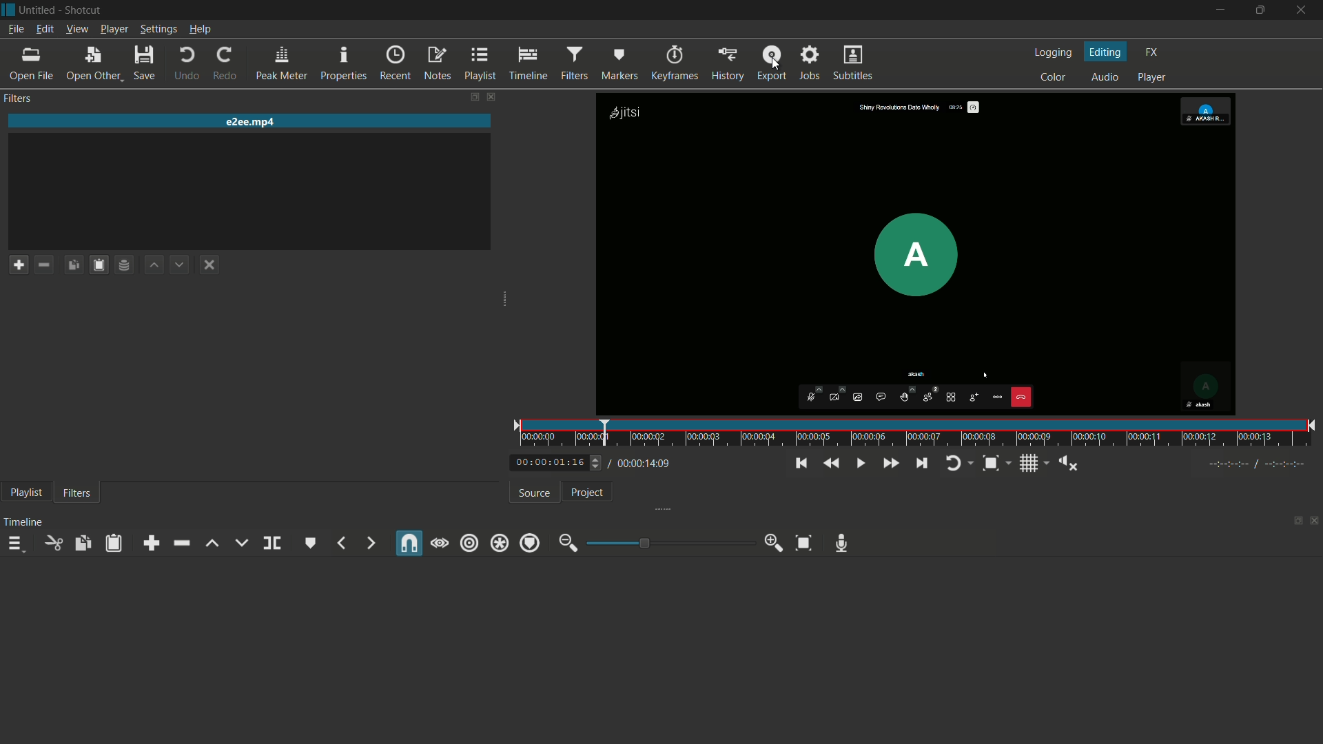 The width and height of the screenshot is (1323, 744). Describe the element at coordinates (76, 492) in the screenshot. I see `filters` at that location.